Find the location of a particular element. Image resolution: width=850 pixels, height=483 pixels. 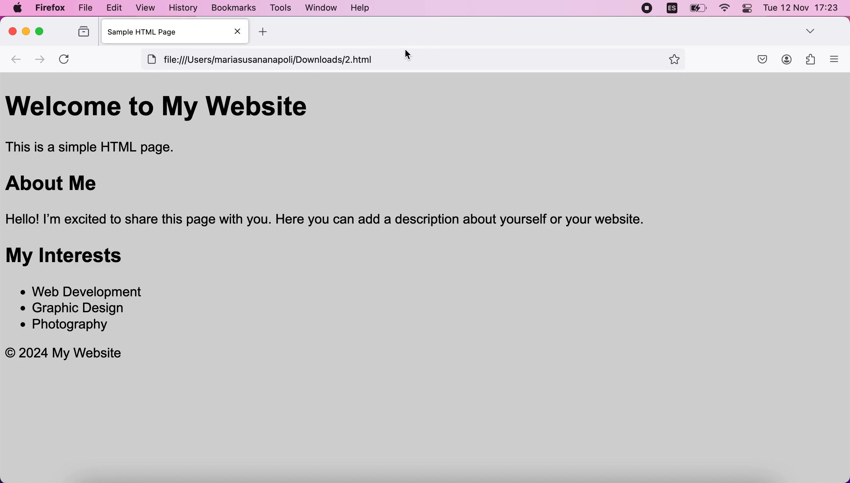

view recent browsing is located at coordinates (84, 34).